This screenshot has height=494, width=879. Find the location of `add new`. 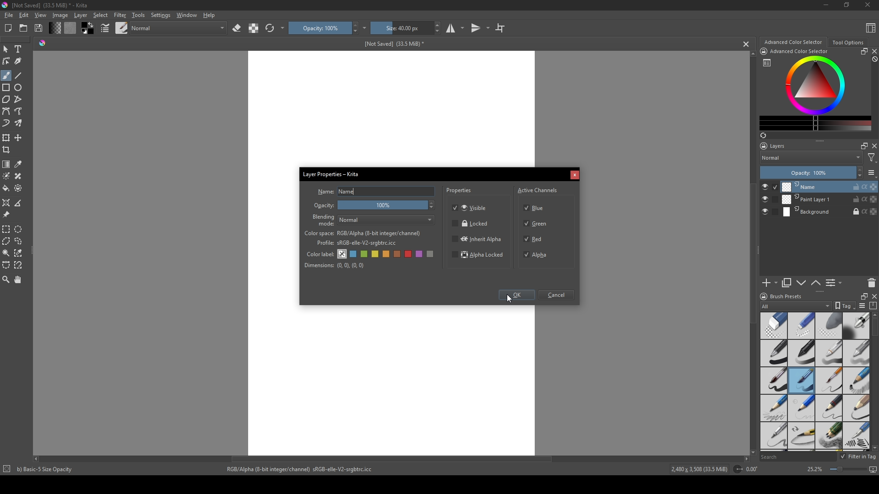

add new is located at coordinates (769, 283).